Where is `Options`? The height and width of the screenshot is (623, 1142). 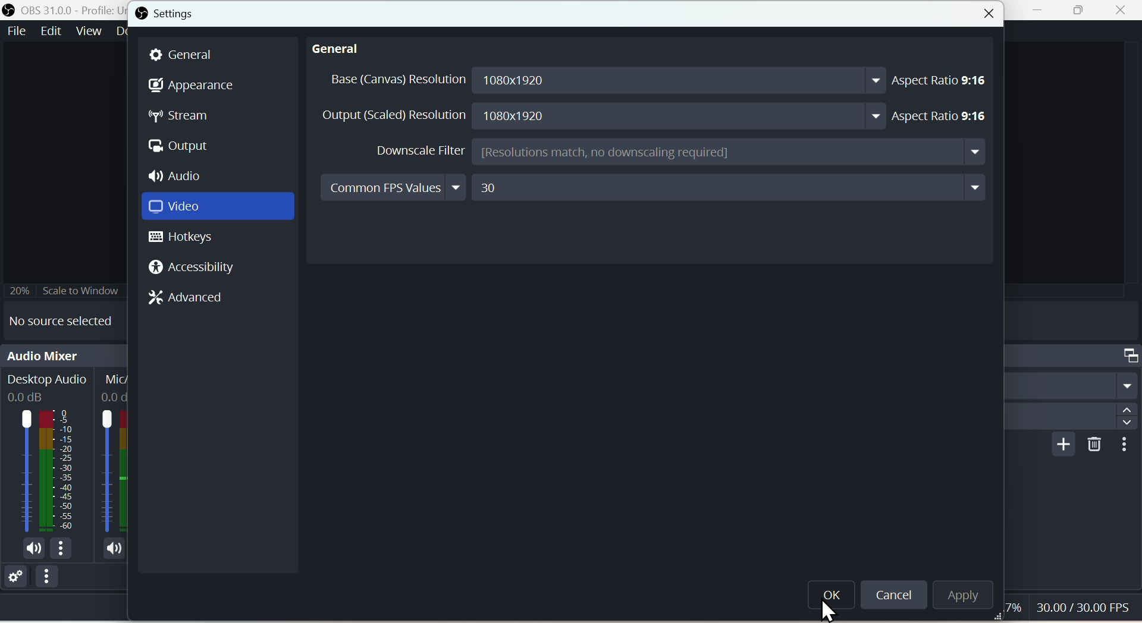 Options is located at coordinates (49, 580).